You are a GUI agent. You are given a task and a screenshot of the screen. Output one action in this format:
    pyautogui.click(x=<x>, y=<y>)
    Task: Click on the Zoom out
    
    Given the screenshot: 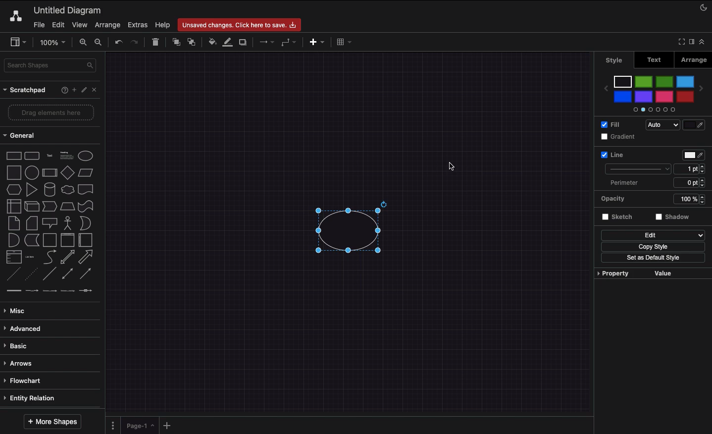 What is the action you would take?
    pyautogui.click(x=100, y=43)
    